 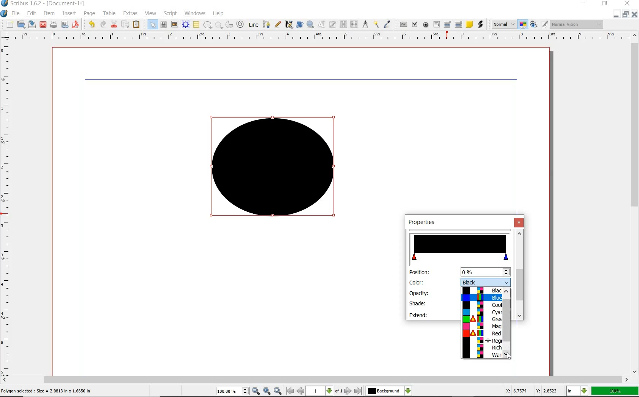 I want to click on shade, so click(x=418, y=303).